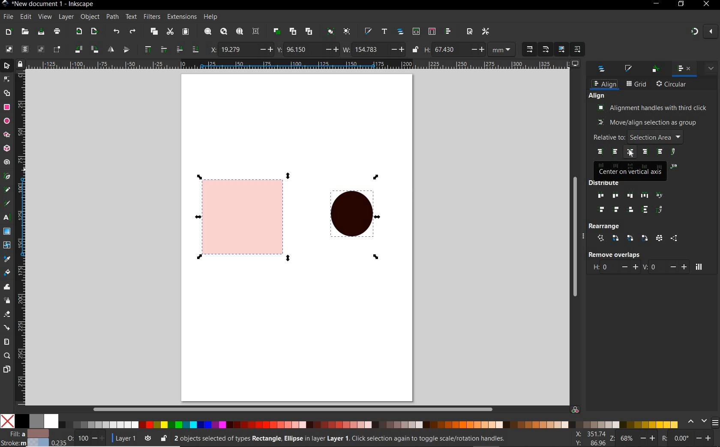 The height and width of the screenshot is (447, 720). I want to click on toggle selection box, so click(57, 50).